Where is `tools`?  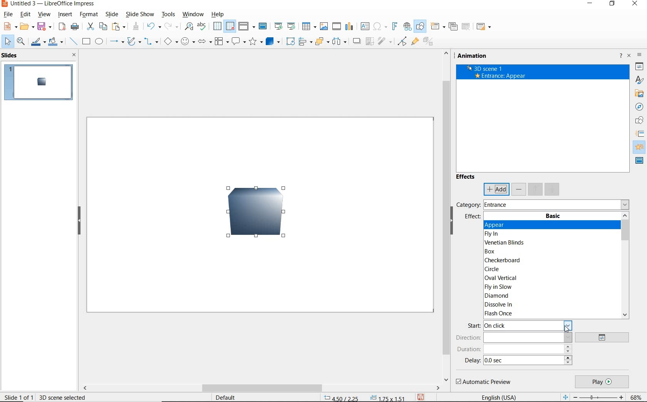 tools is located at coordinates (168, 14).